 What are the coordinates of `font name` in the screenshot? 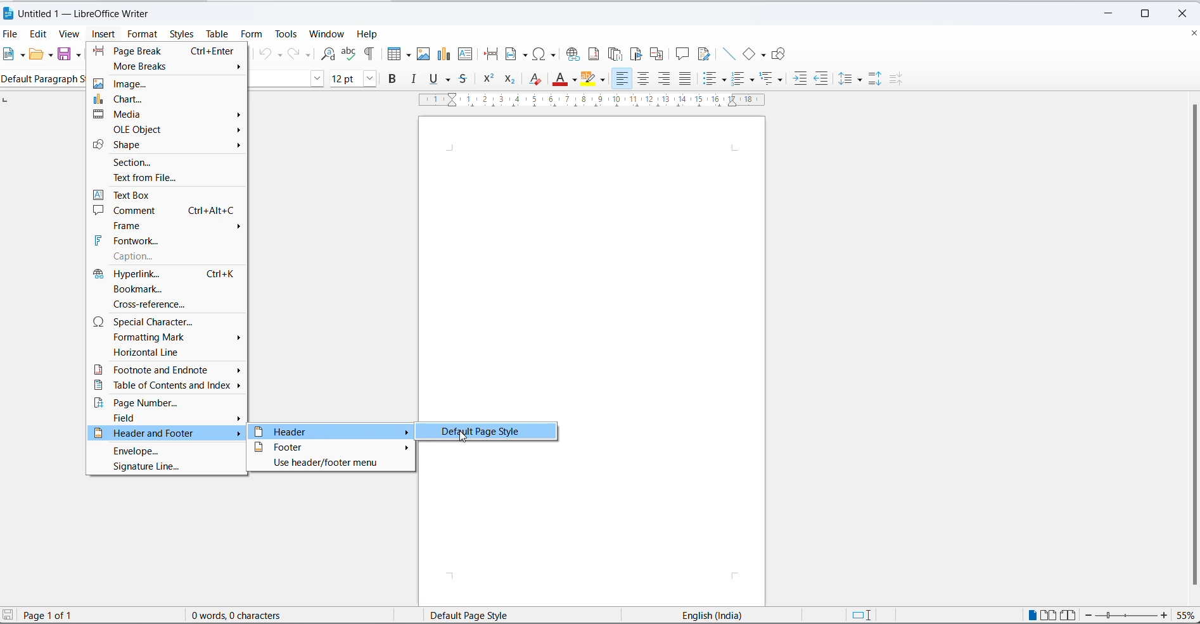 It's located at (278, 78).